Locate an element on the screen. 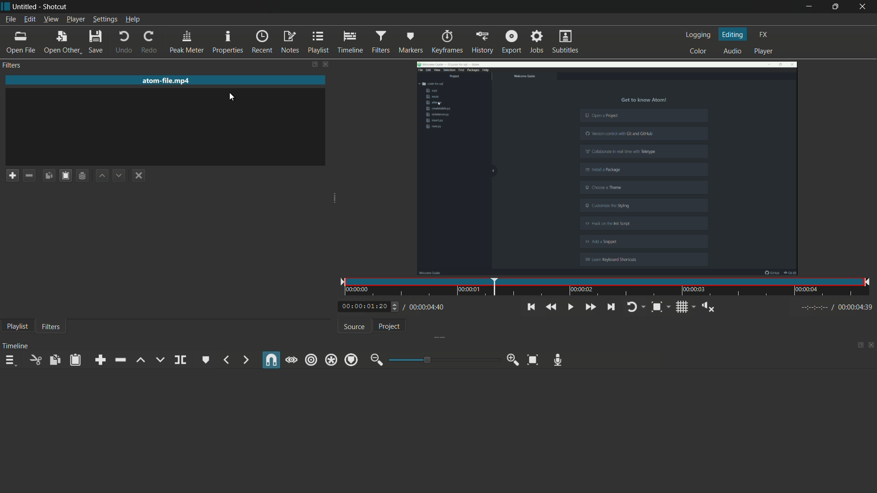  copy is located at coordinates (55, 360).